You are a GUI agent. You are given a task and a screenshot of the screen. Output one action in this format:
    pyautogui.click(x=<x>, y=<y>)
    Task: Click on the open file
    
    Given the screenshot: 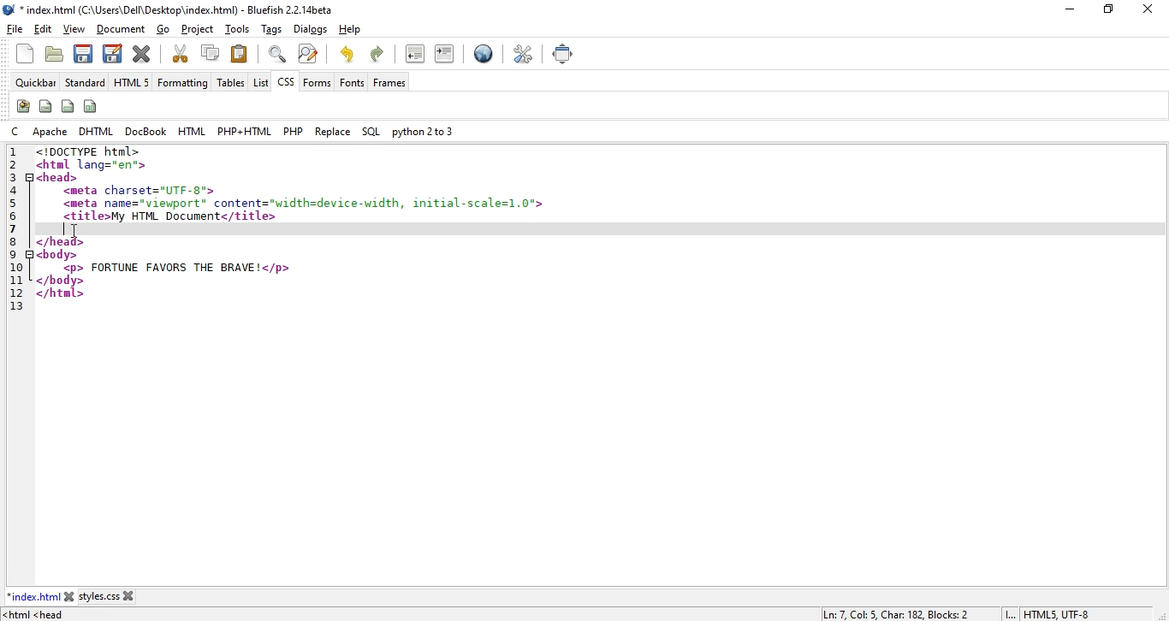 What is the action you would take?
    pyautogui.click(x=53, y=56)
    